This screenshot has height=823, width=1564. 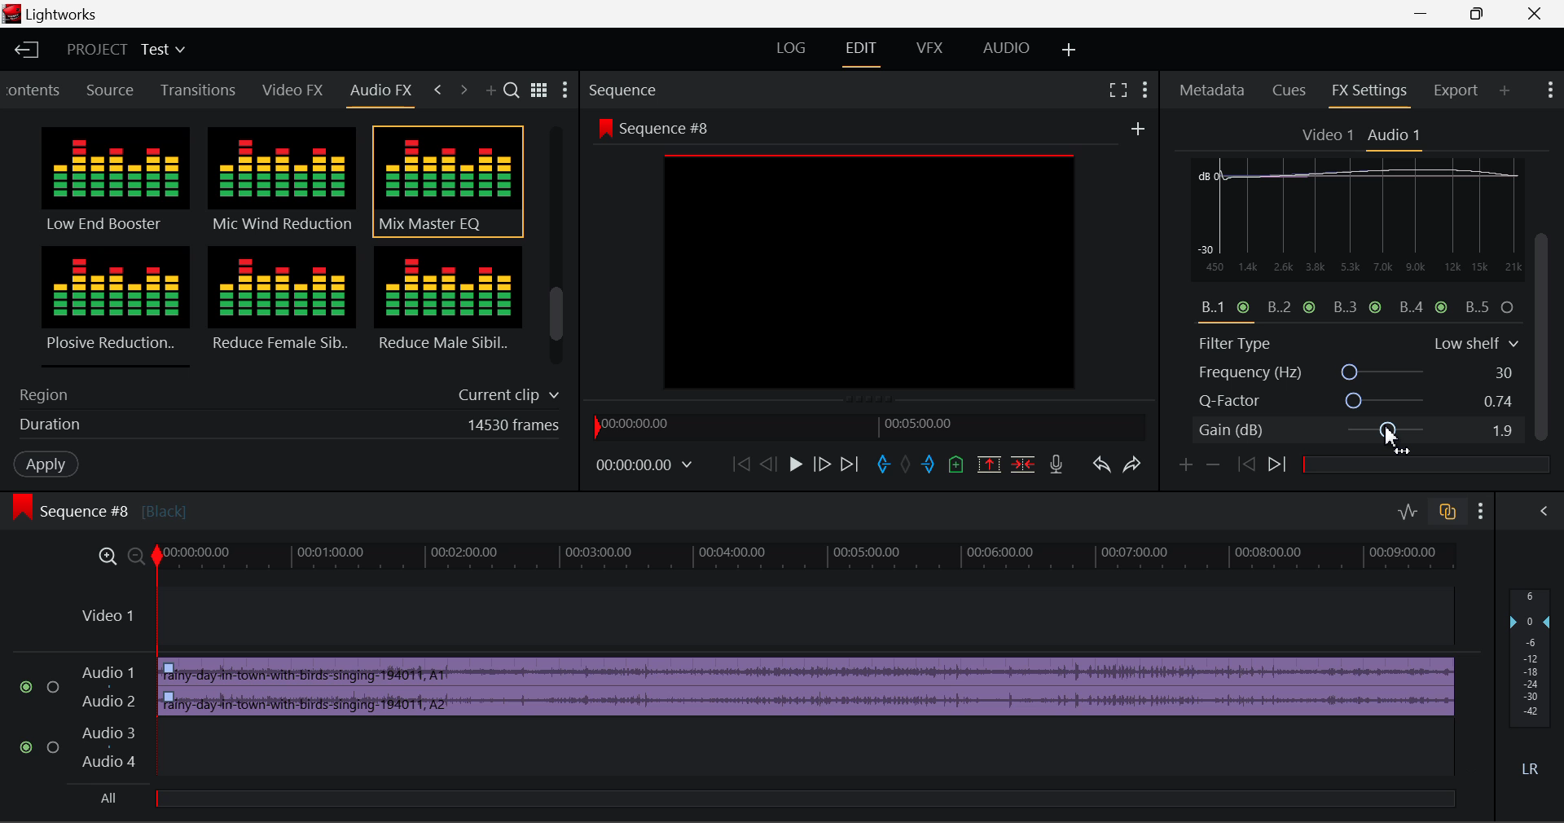 I want to click on Metadata, so click(x=1213, y=92).